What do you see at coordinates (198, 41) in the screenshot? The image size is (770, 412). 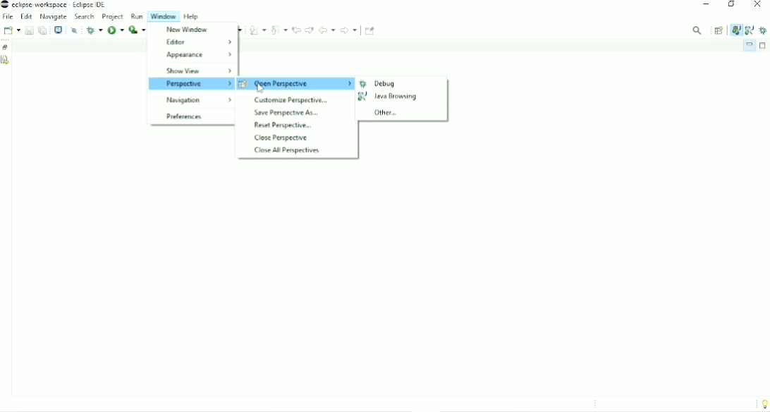 I see `Editor` at bounding box center [198, 41].